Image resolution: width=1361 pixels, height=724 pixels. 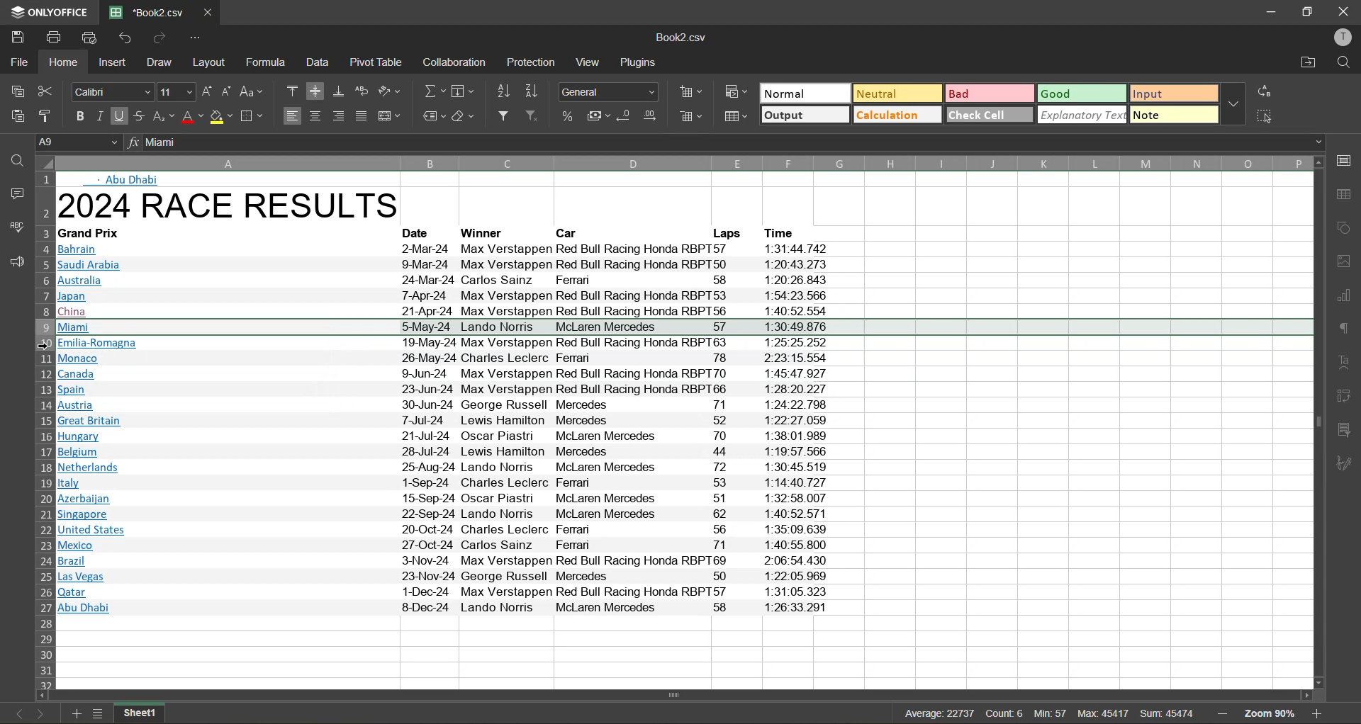 I want to click on fill color, so click(x=222, y=118).